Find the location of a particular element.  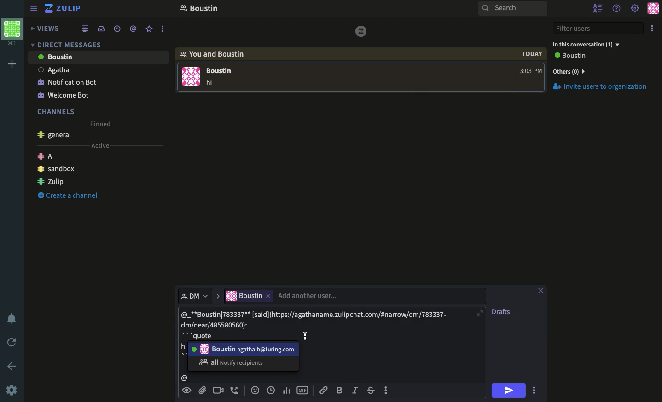

DM is located at coordinates (69, 44).